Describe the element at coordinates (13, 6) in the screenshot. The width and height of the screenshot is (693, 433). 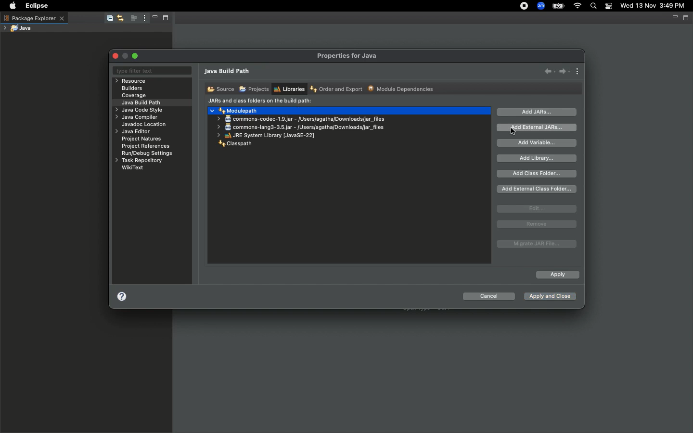
I see `Apple logo` at that location.